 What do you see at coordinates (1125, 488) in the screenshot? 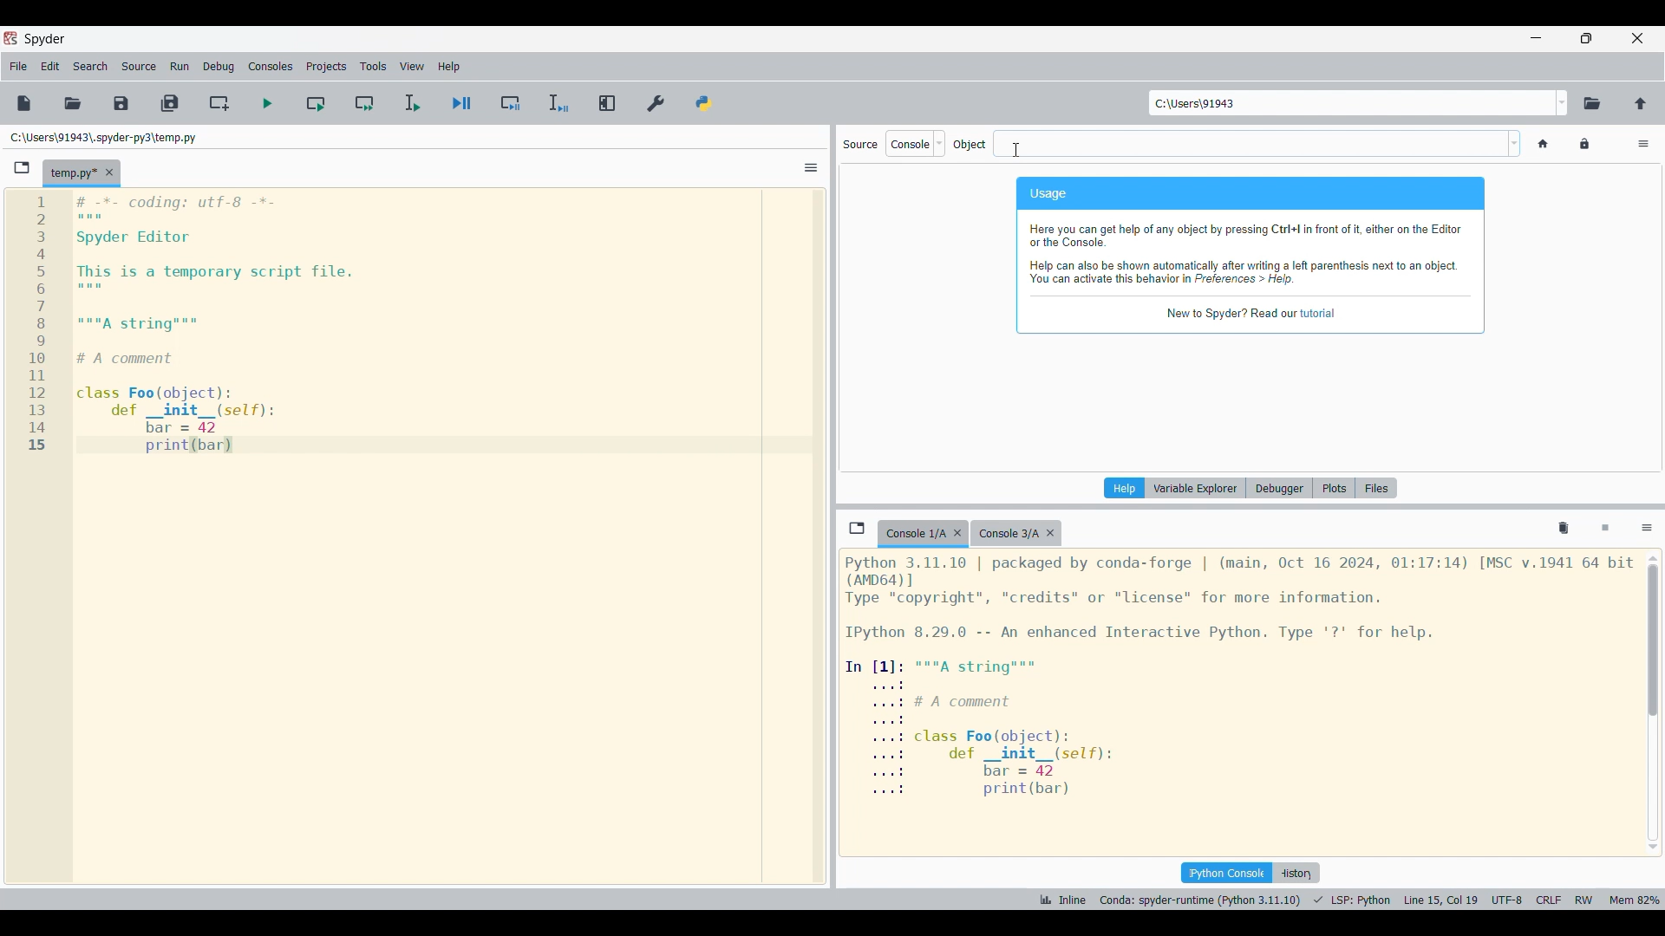
I see `Current pane highlighted` at bounding box center [1125, 488].